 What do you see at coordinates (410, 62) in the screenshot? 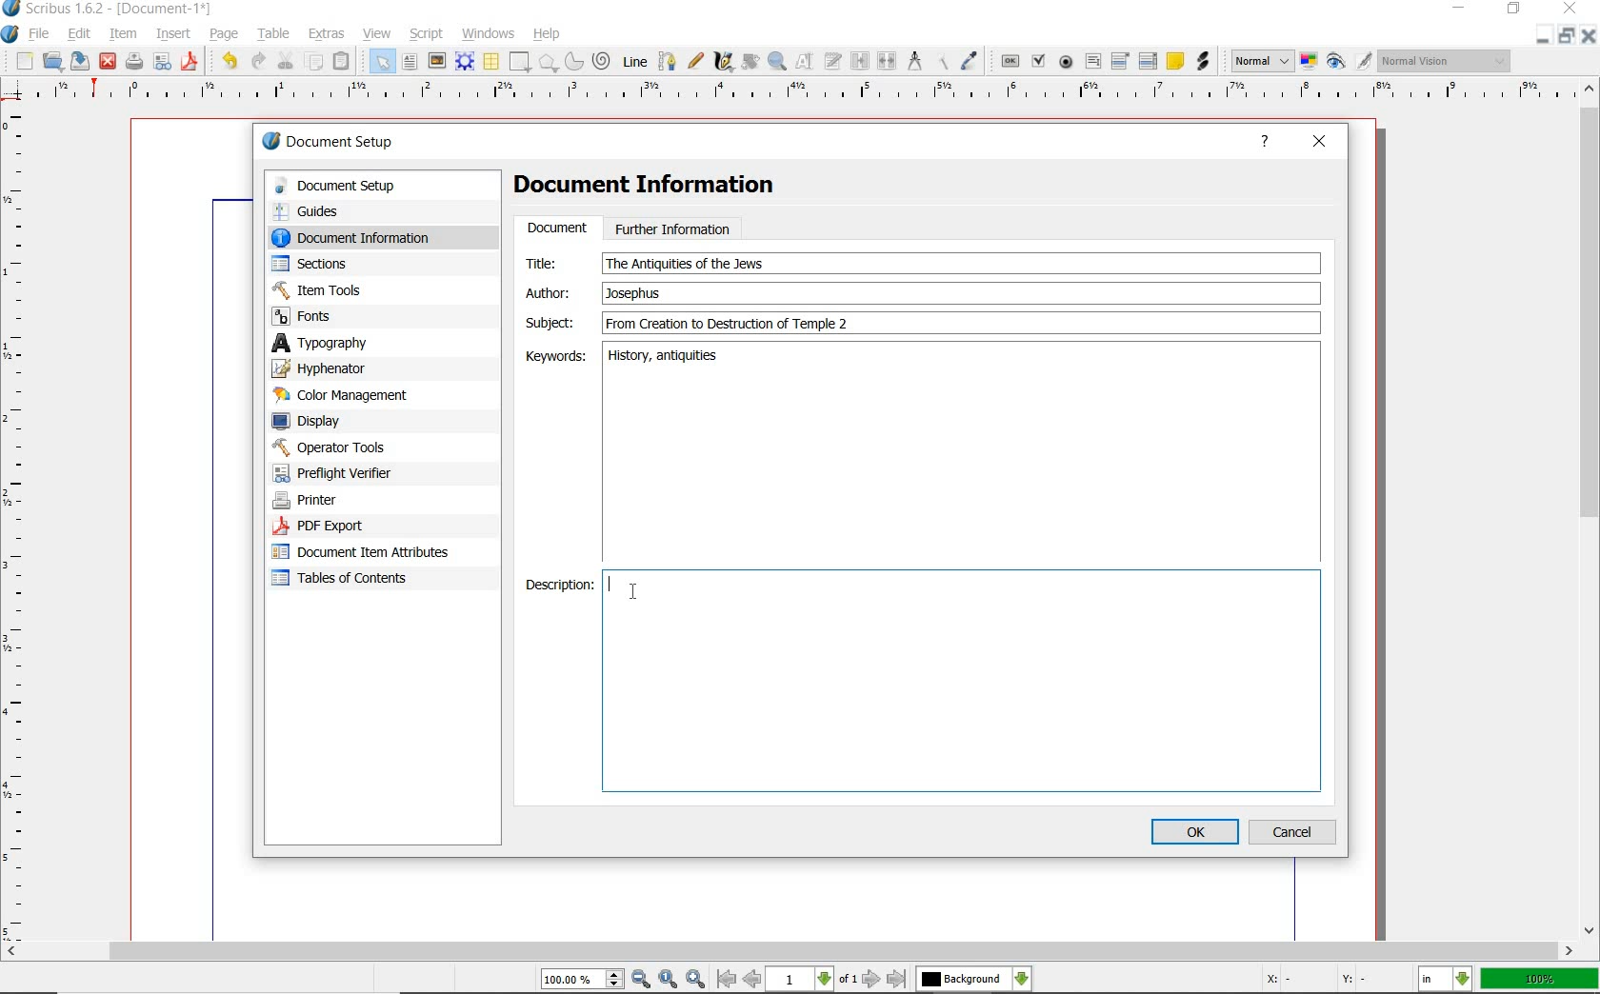
I see `text frame` at bounding box center [410, 62].